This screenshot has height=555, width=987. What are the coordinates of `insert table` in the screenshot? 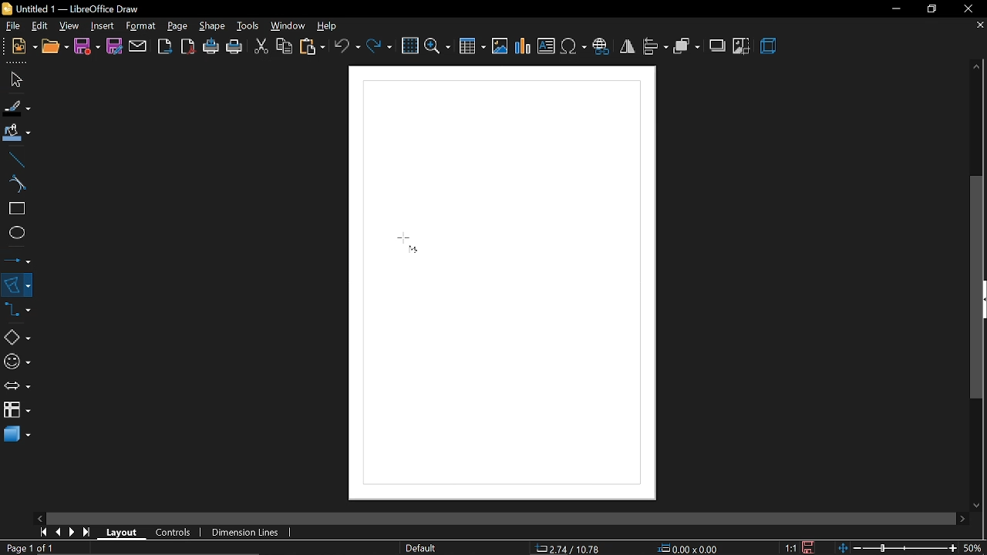 It's located at (472, 45).